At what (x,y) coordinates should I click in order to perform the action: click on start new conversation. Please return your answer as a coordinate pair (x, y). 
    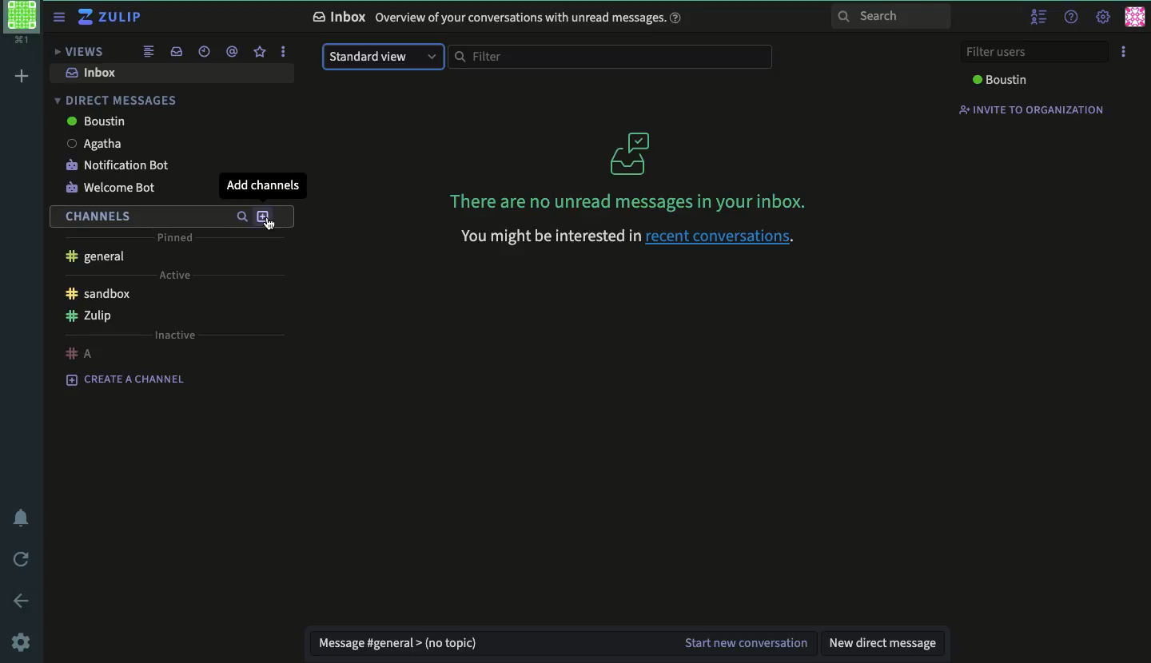
    Looking at the image, I should click on (749, 643).